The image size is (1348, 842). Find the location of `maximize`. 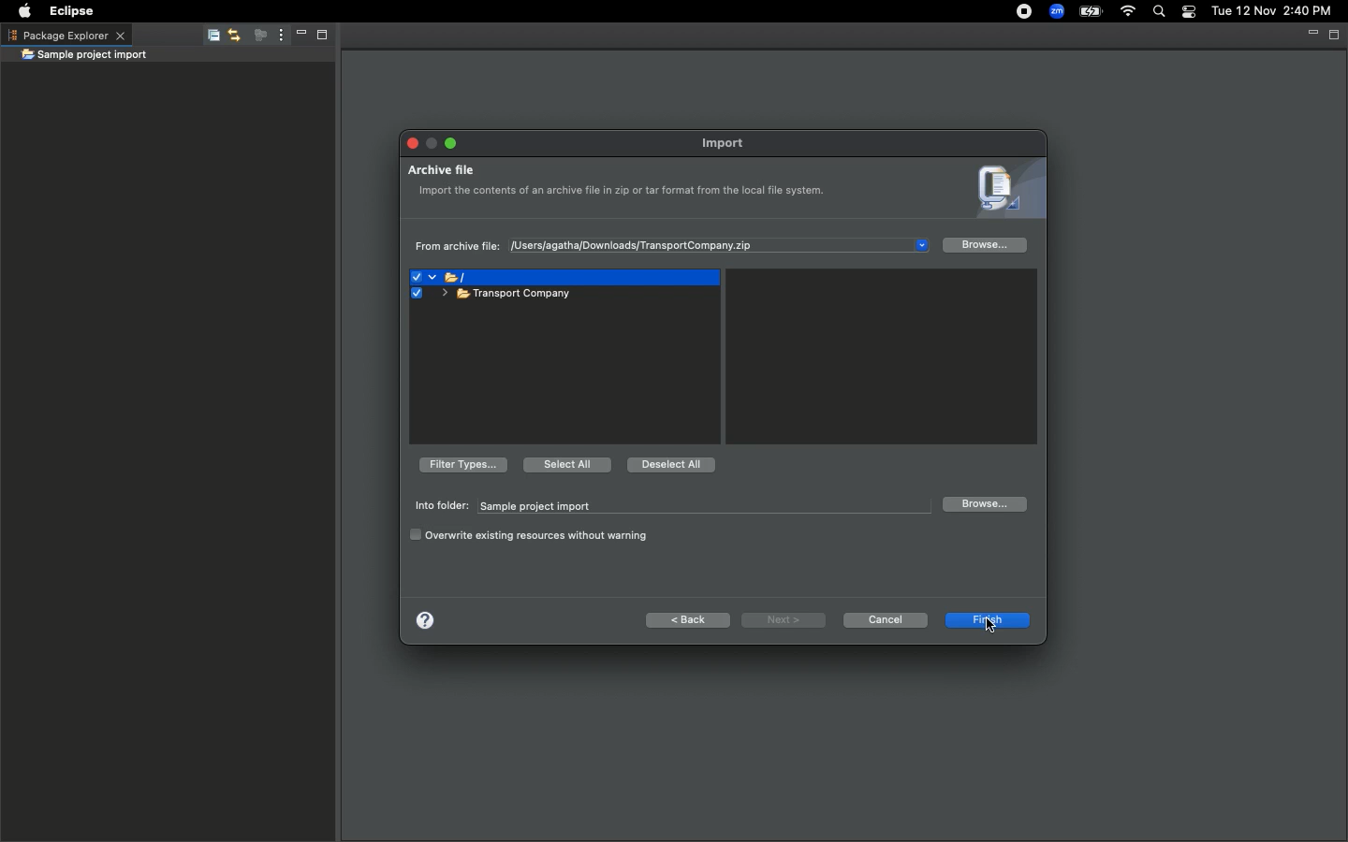

maximize is located at coordinates (450, 141).